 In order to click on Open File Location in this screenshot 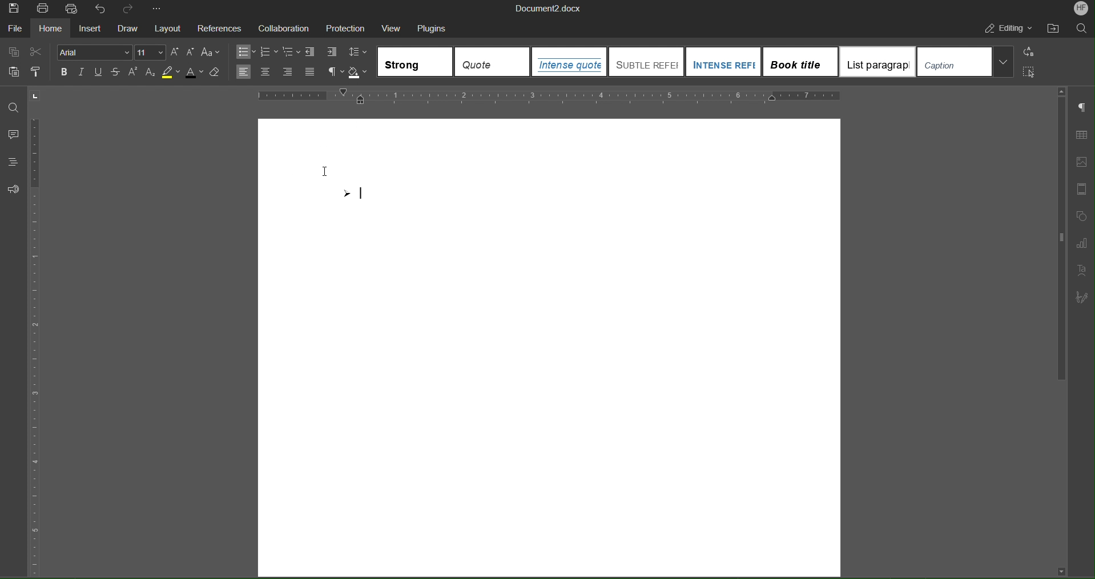, I will do `click(1056, 26)`.